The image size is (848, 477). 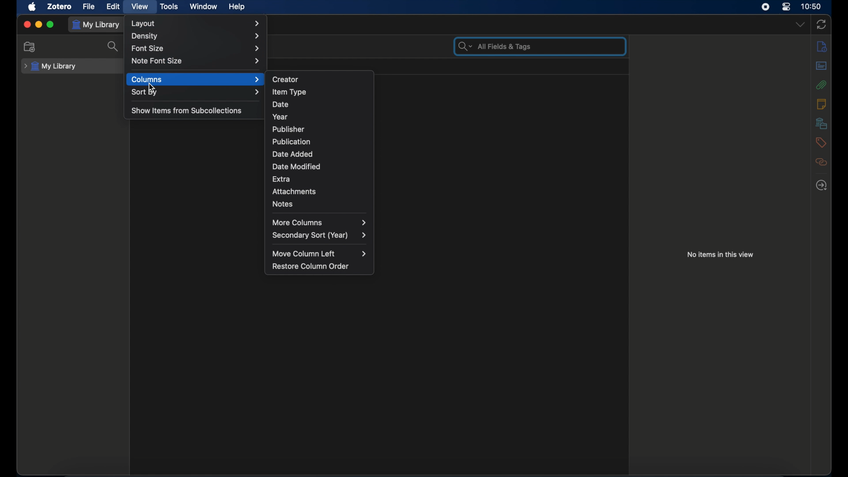 What do you see at coordinates (319, 254) in the screenshot?
I see `move column left` at bounding box center [319, 254].